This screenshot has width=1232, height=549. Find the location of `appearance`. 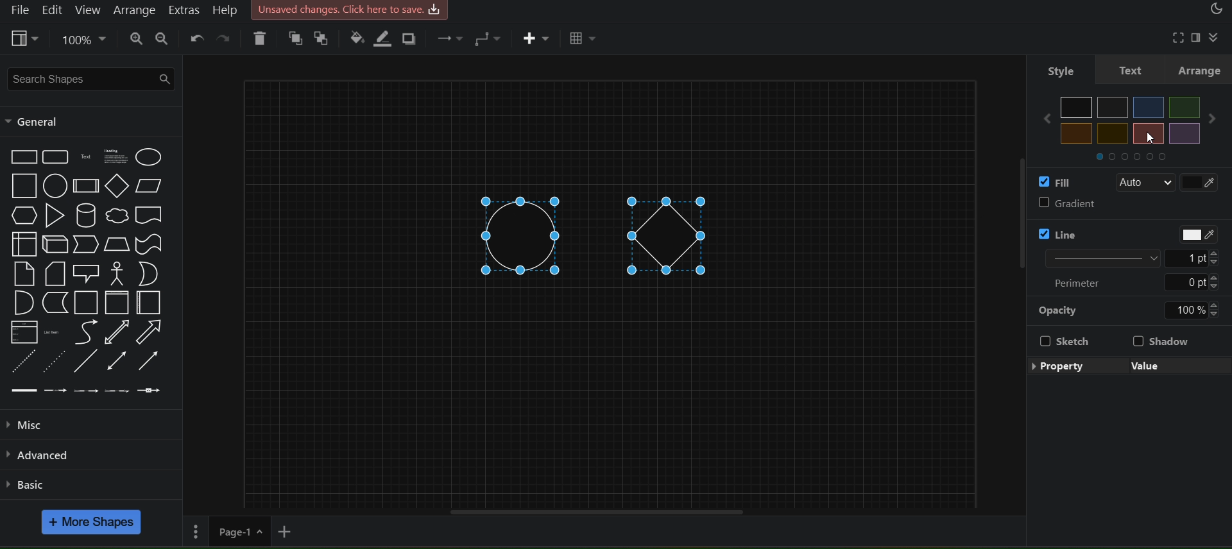

appearance is located at coordinates (1214, 9).